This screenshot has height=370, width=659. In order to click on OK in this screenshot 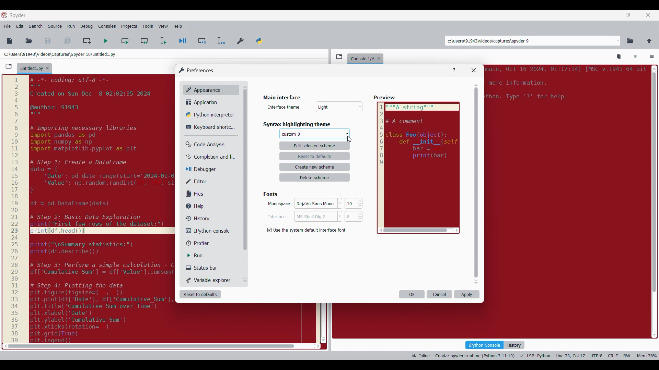, I will do `click(315, 205)`.